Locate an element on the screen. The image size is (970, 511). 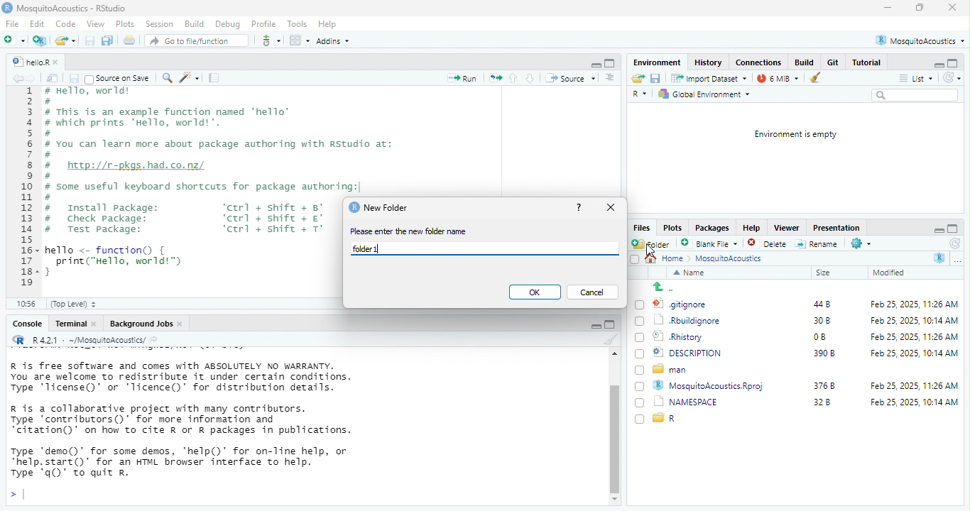
rburgignore is located at coordinates (690, 321).